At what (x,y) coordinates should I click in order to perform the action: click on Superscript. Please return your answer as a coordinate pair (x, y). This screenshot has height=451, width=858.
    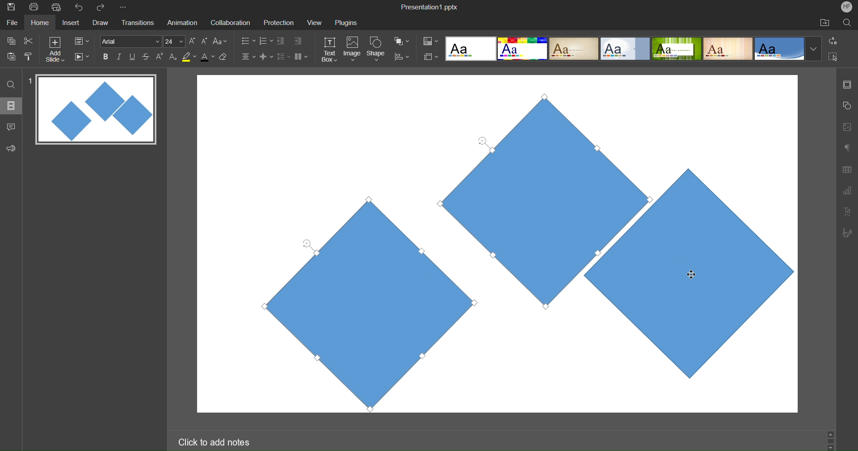
    Looking at the image, I should click on (160, 56).